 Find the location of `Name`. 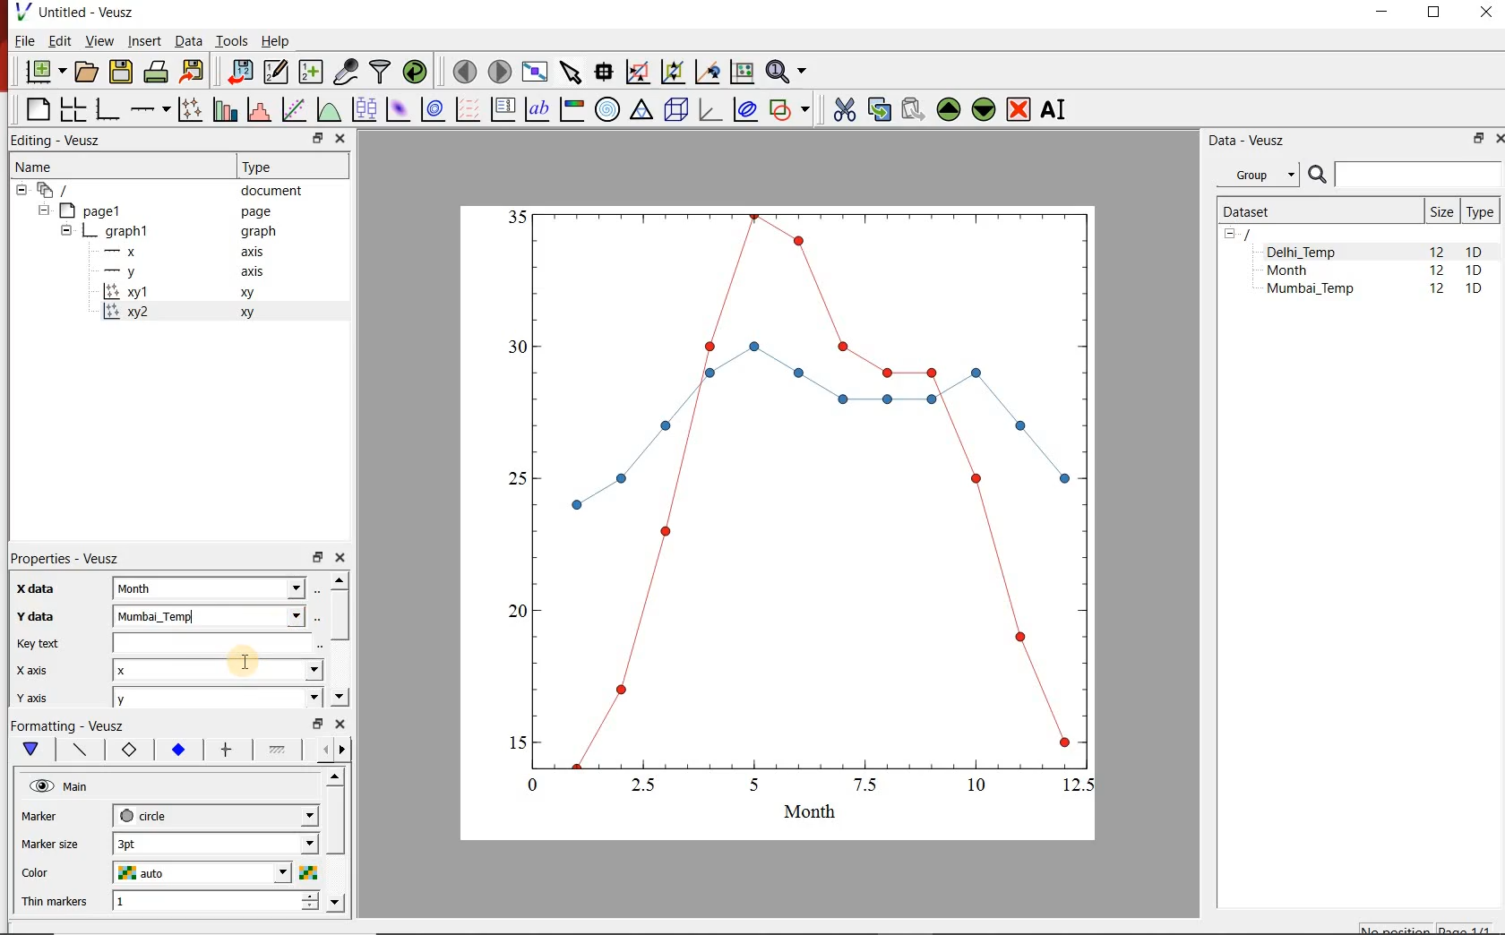

Name is located at coordinates (36, 166).